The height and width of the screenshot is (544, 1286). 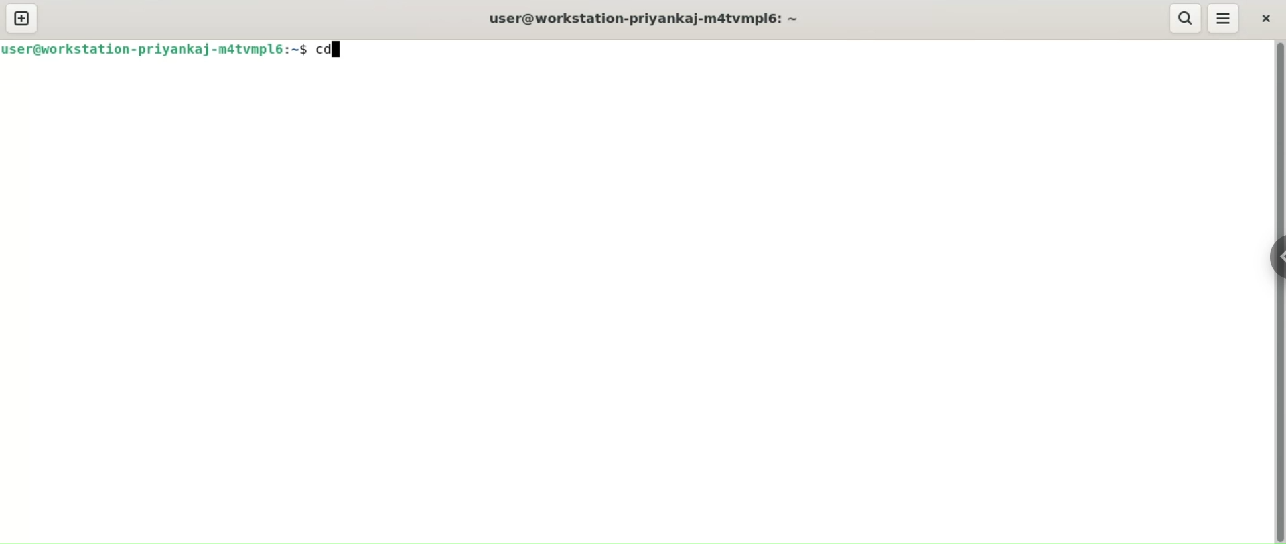 I want to click on verical scroll bar, so click(x=1278, y=292).